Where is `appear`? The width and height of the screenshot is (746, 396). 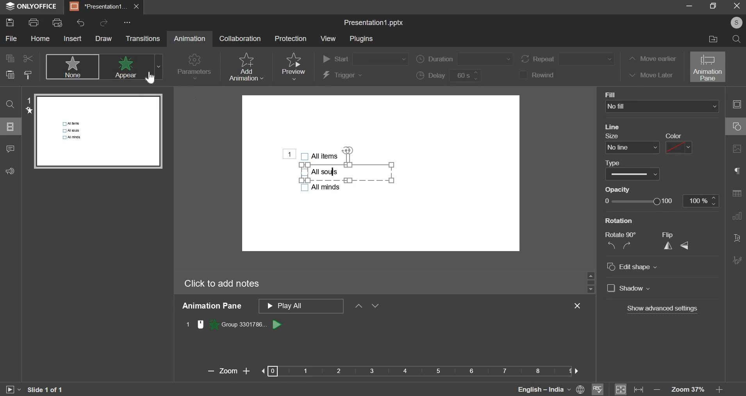
appear is located at coordinates (130, 67).